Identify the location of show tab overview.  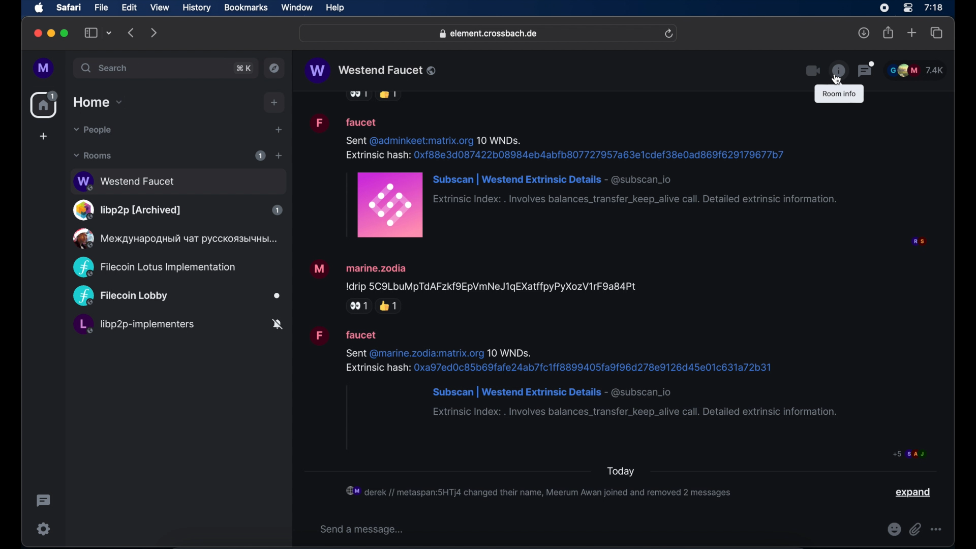
(937, 33).